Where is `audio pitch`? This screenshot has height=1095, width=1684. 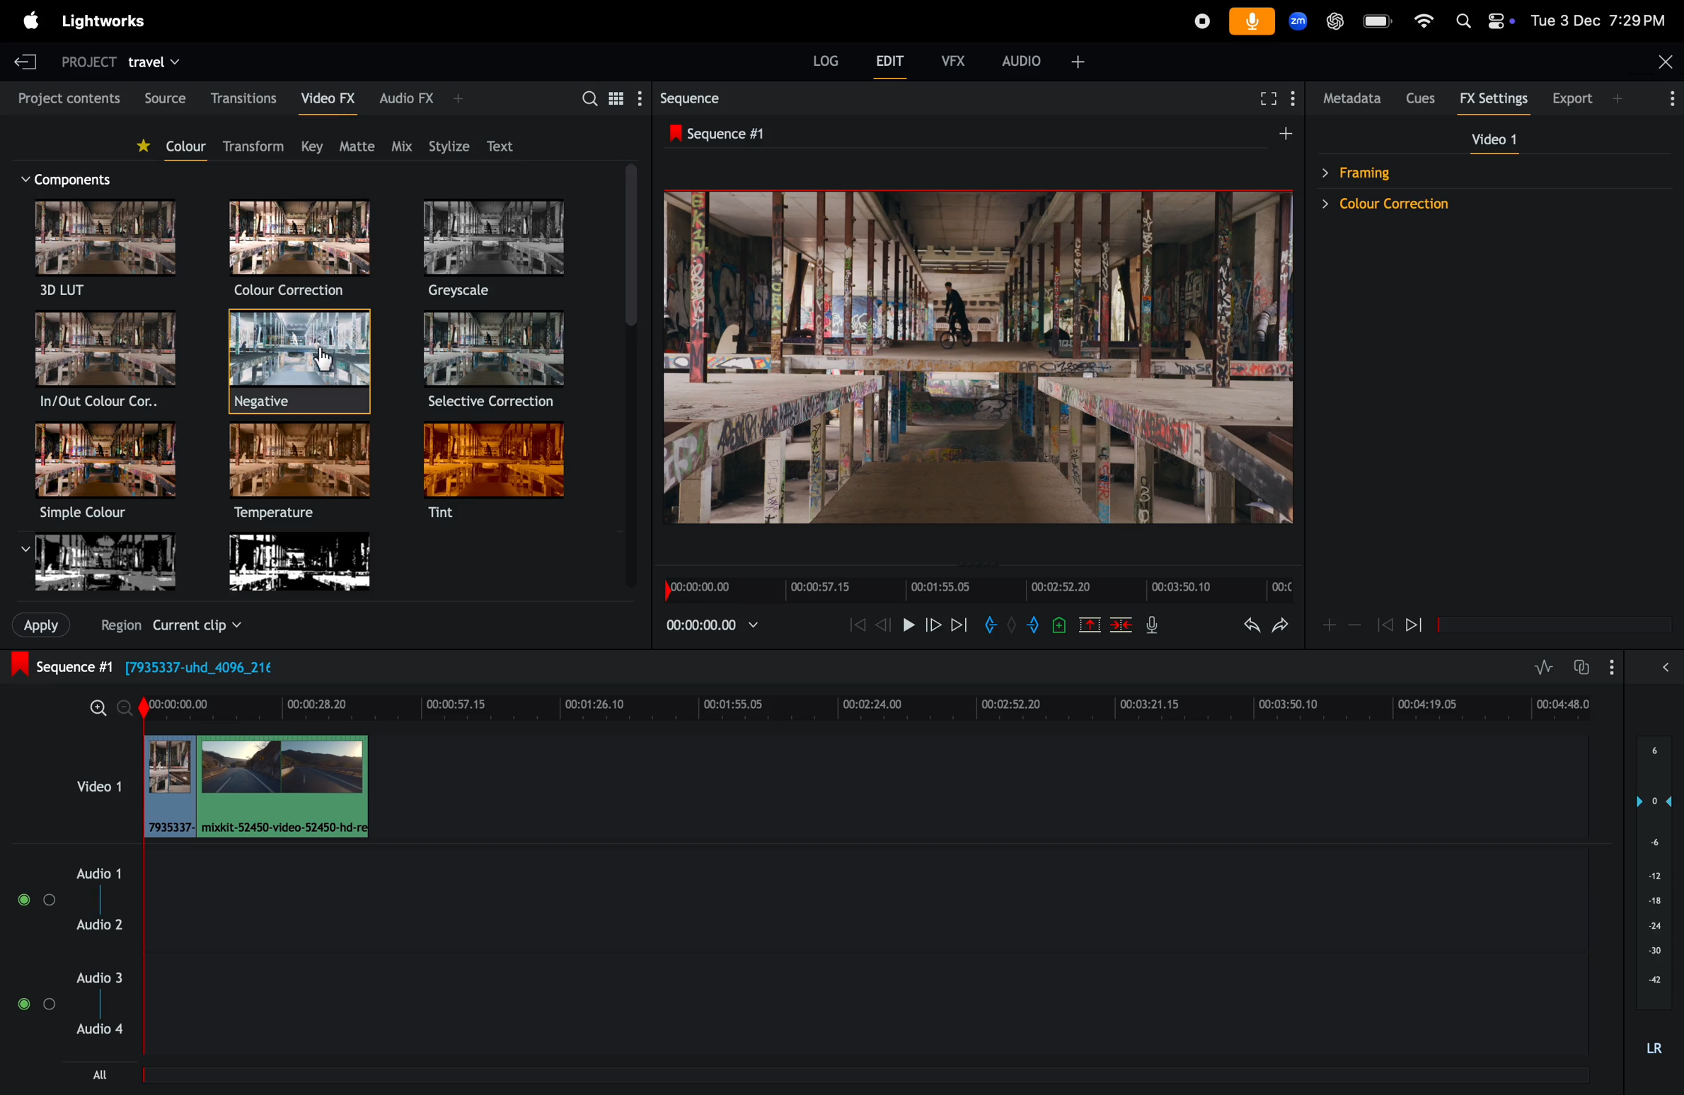
audio pitch is located at coordinates (1658, 898).